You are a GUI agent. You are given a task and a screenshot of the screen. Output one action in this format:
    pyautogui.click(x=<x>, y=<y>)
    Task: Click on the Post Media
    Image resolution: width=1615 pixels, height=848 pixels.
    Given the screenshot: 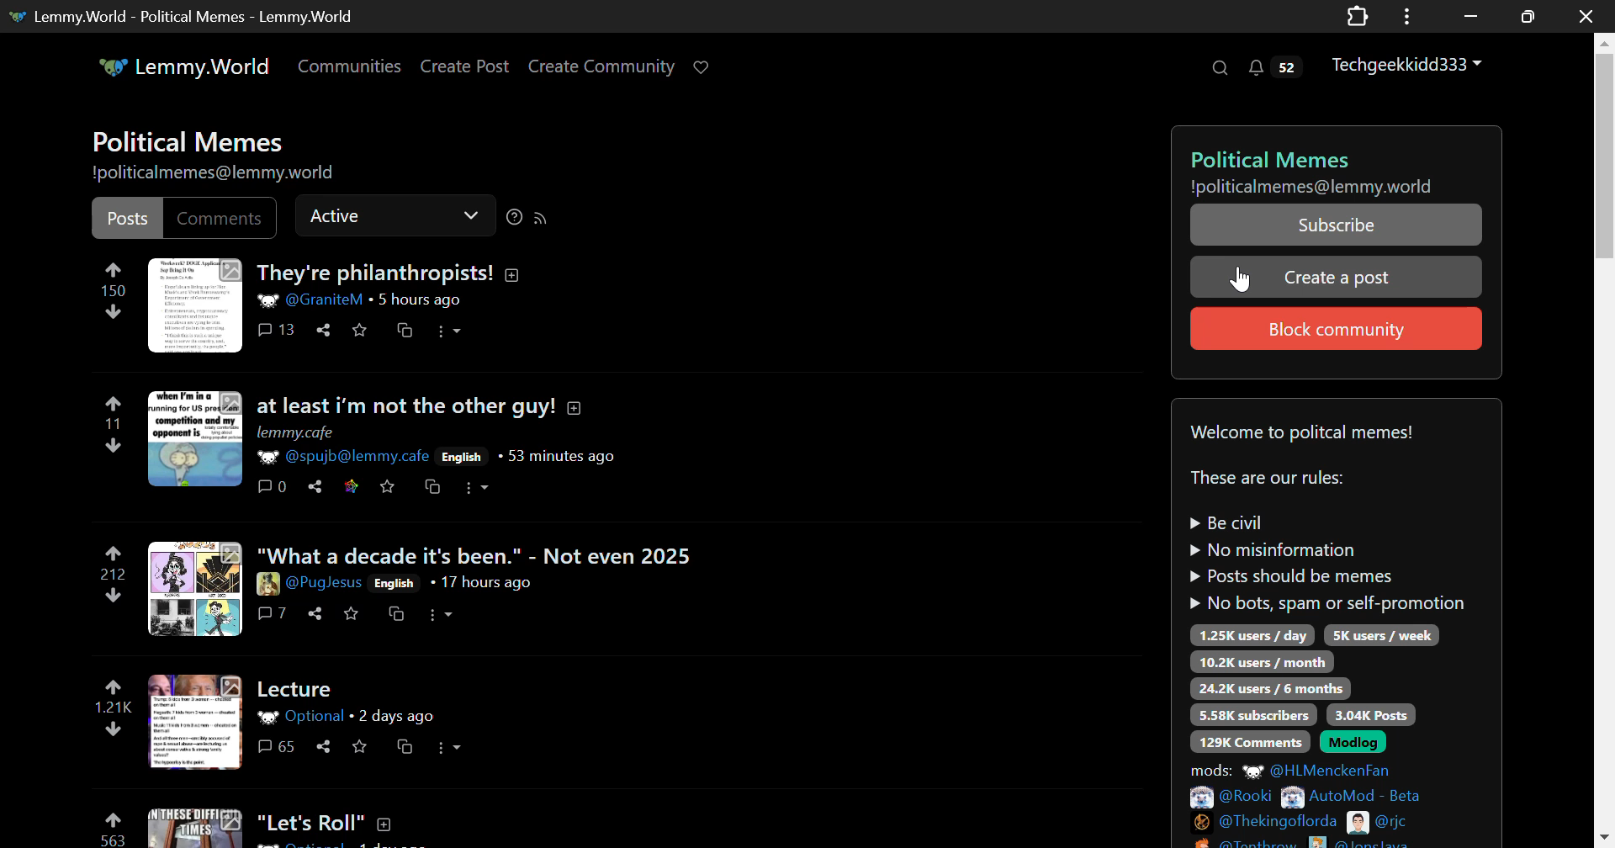 What is the action you would take?
    pyautogui.click(x=195, y=721)
    